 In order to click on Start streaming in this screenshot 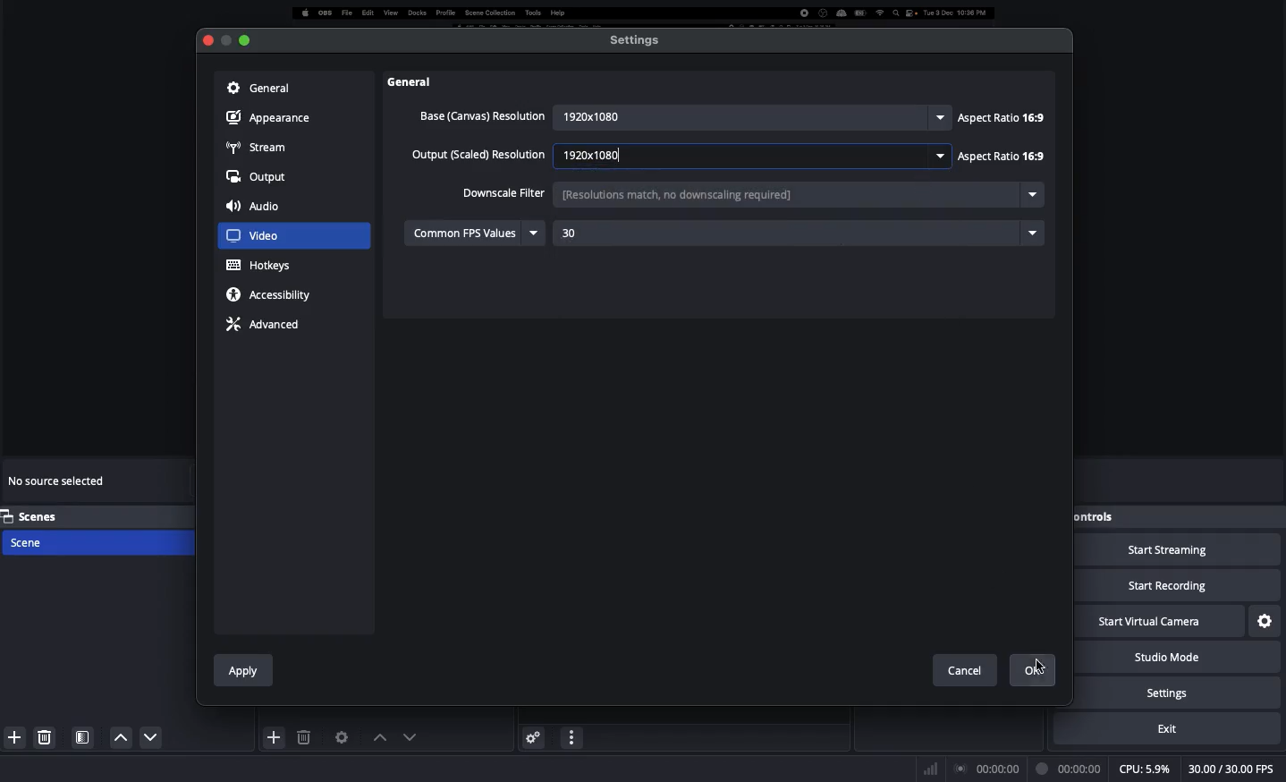, I will do `click(1179, 551)`.